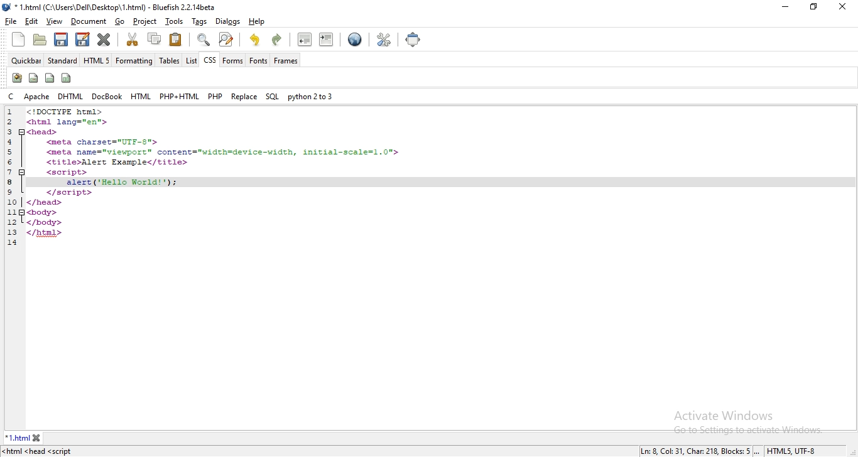 Image resolution: width=858 pixels, height=457 pixels. I want to click on forms, so click(232, 60).